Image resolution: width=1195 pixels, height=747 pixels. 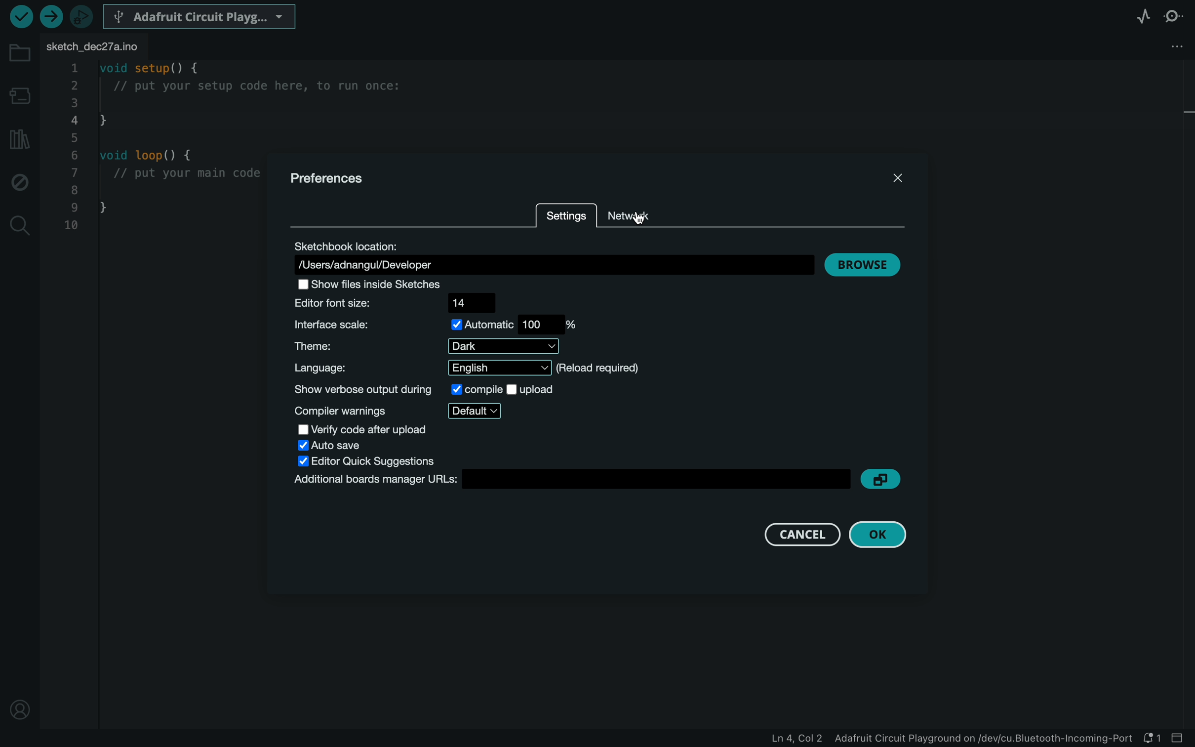 What do you see at coordinates (20, 139) in the screenshot?
I see `library manager` at bounding box center [20, 139].